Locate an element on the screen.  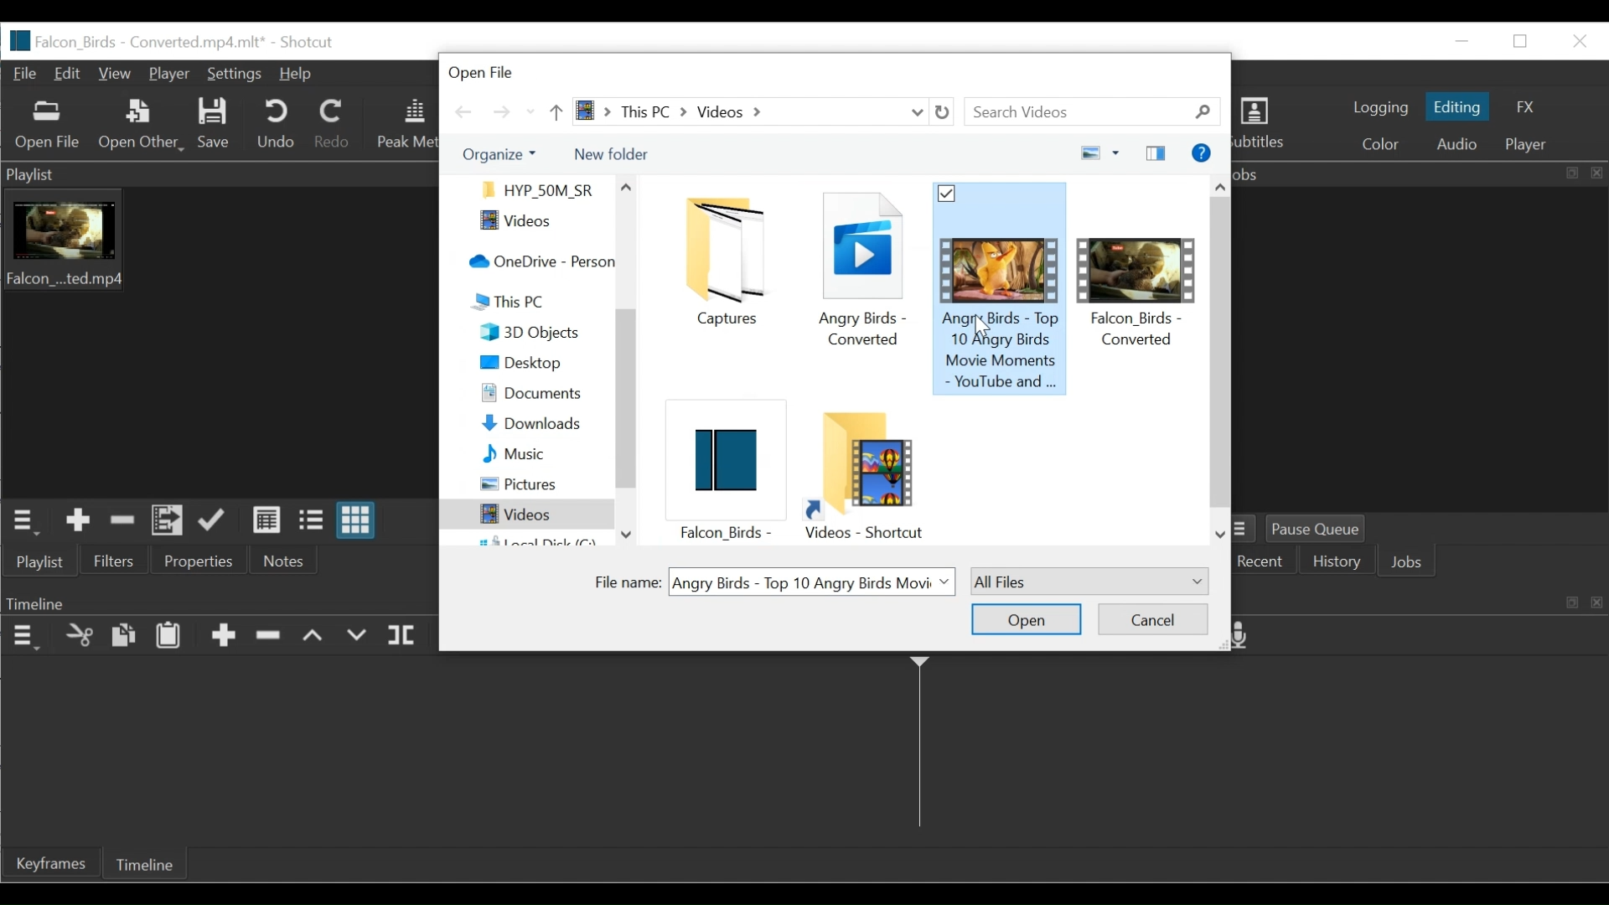
History is located at coordinates (1339, 563).